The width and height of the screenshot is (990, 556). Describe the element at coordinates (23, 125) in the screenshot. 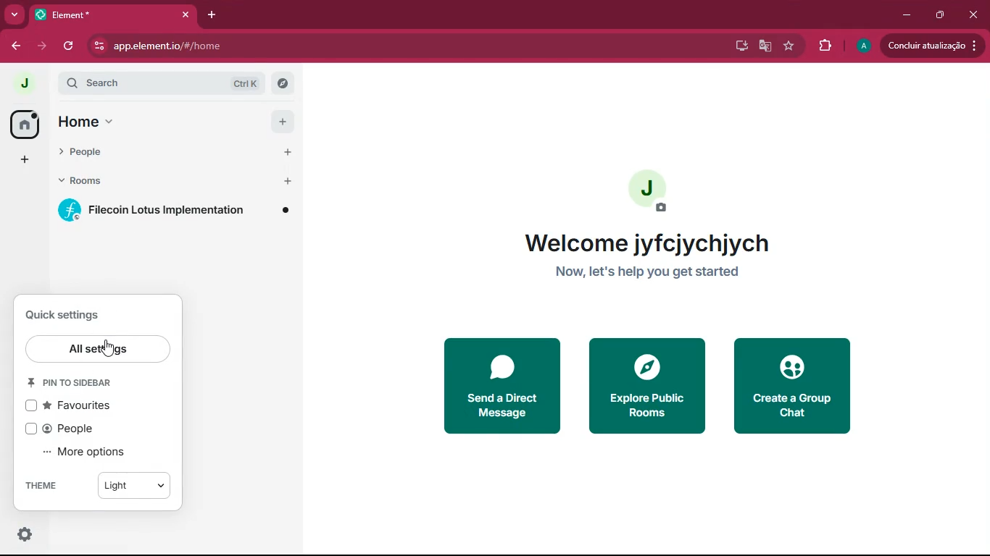

I see `home` at that location.